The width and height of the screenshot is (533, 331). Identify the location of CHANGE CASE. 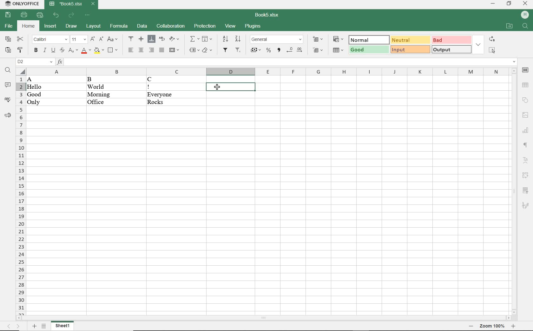
(113, 40).